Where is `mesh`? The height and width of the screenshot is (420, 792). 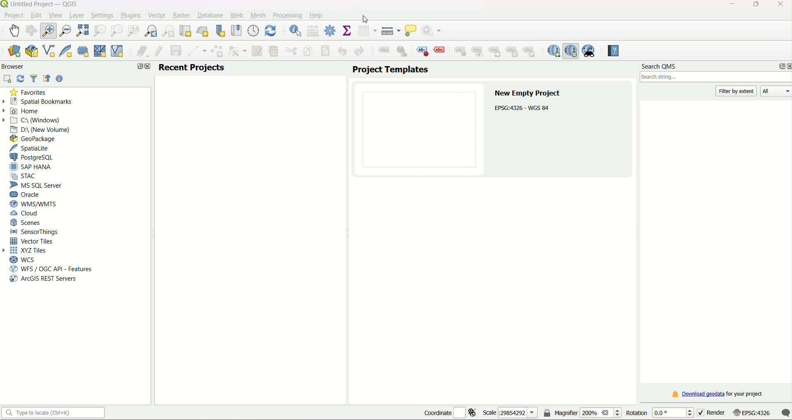 mesh is located at coordinates (259, 15).